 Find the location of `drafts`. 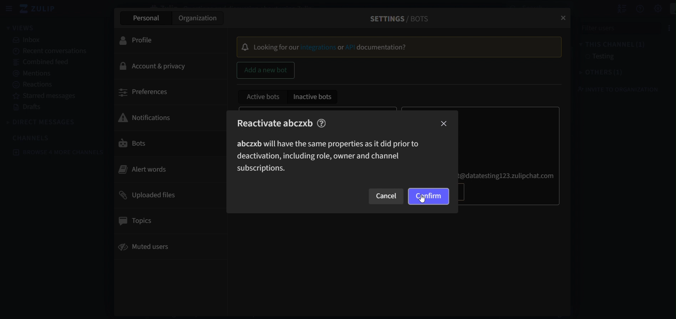

drafts is located at coordinates (30, 108).